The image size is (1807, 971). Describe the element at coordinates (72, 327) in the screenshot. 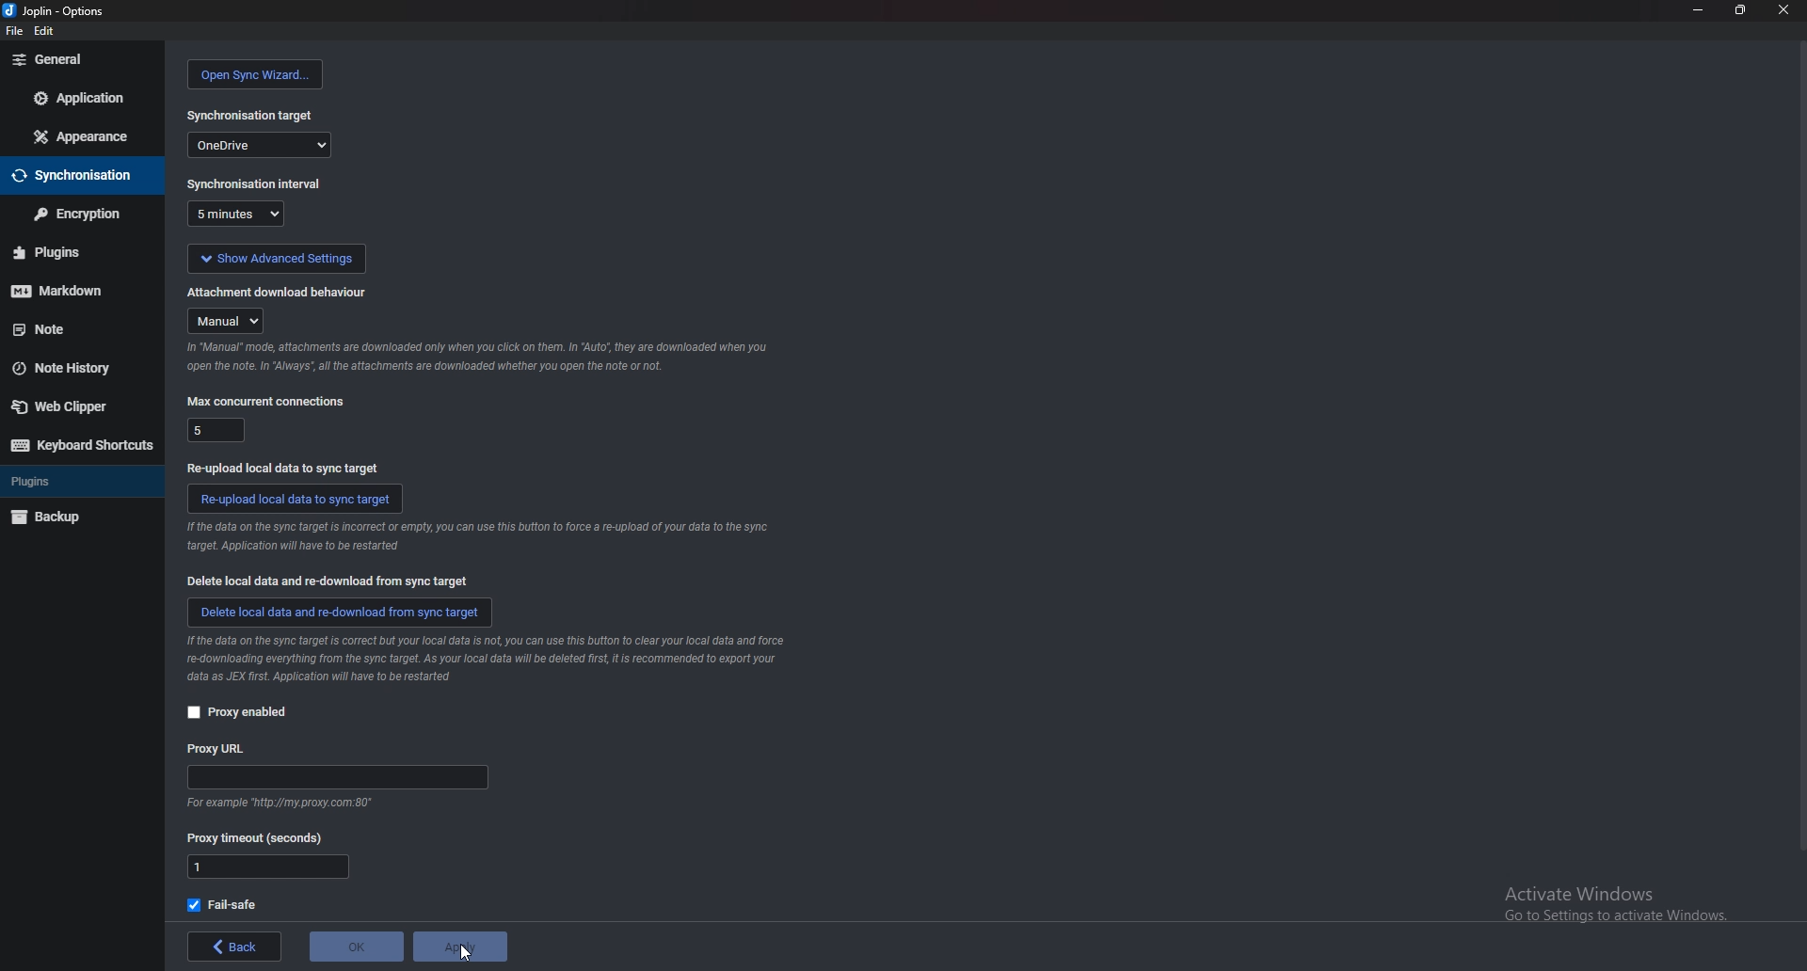

I see `note` at that location.